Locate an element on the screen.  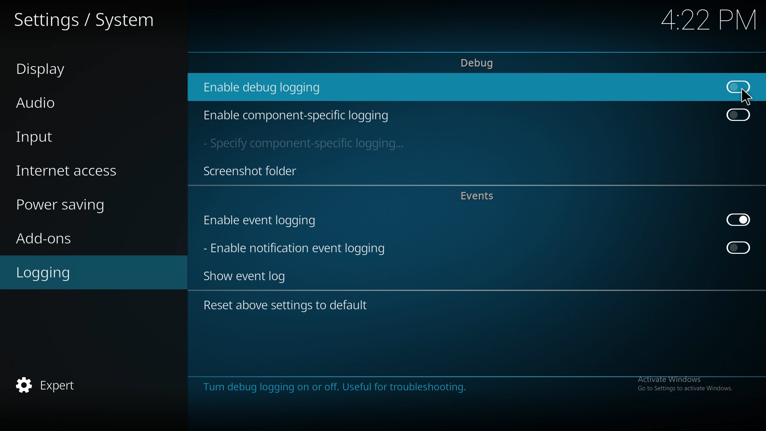
off is located at coordinates (738, 115).